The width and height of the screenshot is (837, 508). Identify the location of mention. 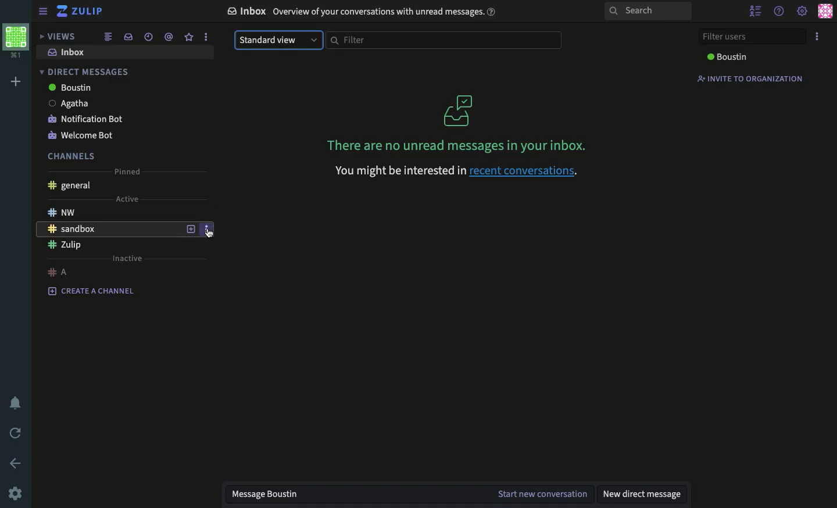
(169, 37).